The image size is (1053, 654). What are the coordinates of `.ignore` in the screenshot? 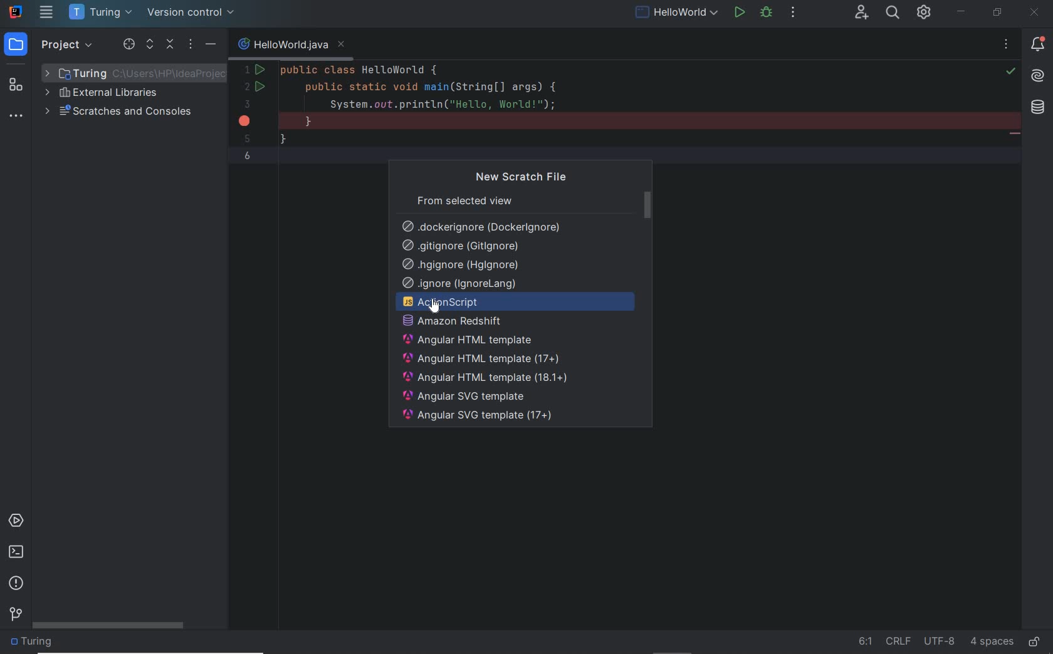 It's located at (461, 284).